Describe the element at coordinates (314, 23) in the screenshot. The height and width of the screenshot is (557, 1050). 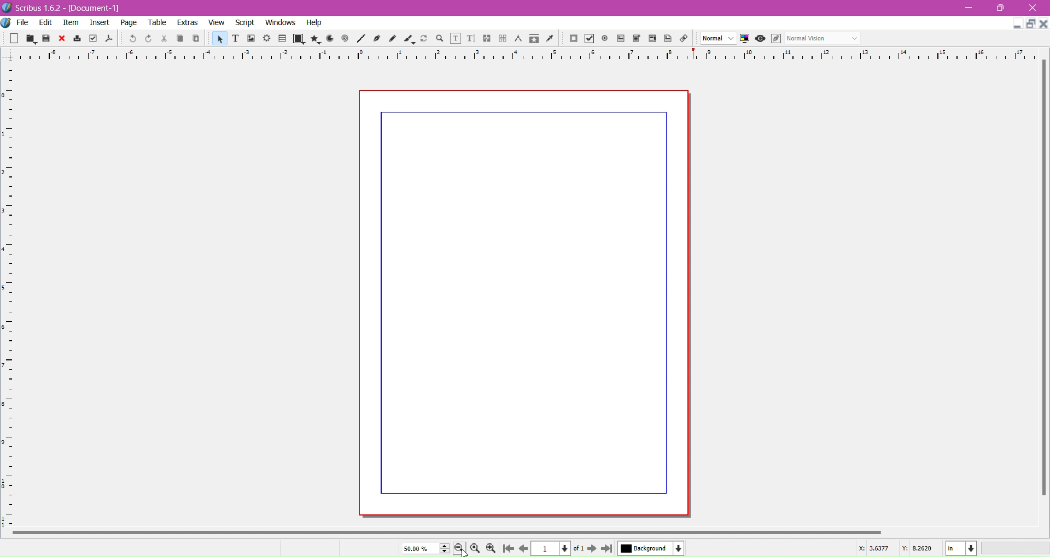
I see `Help` at that location.